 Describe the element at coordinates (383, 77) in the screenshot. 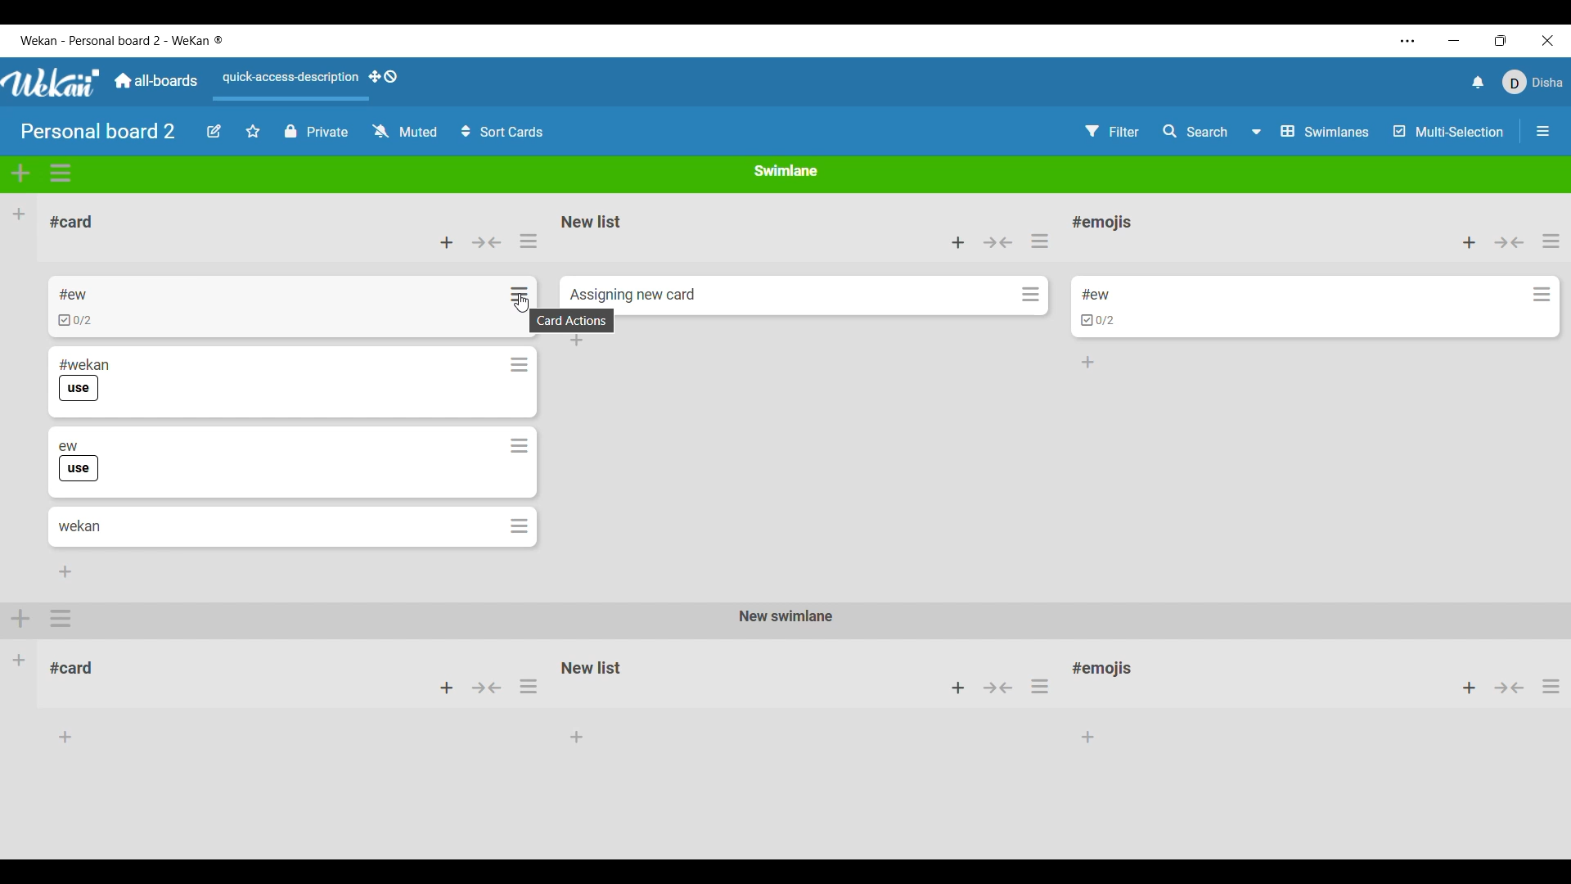

I see `Show desktop drag handles` at that location.